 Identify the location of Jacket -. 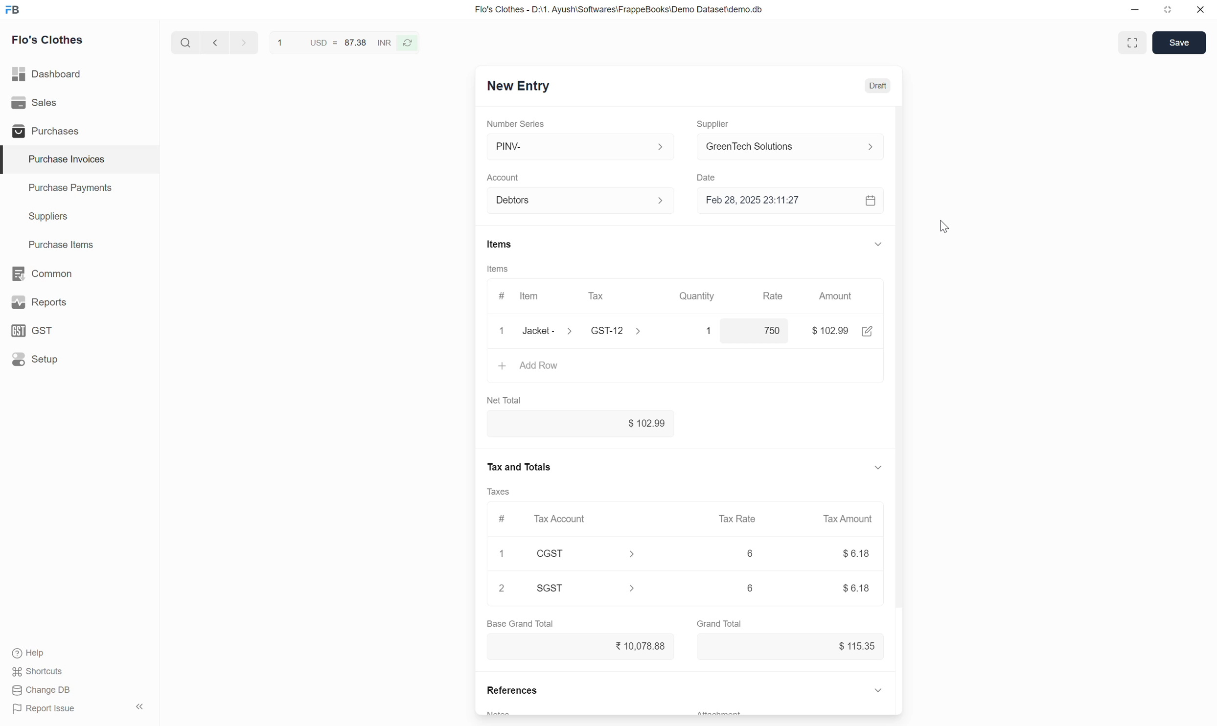
(550, 331).